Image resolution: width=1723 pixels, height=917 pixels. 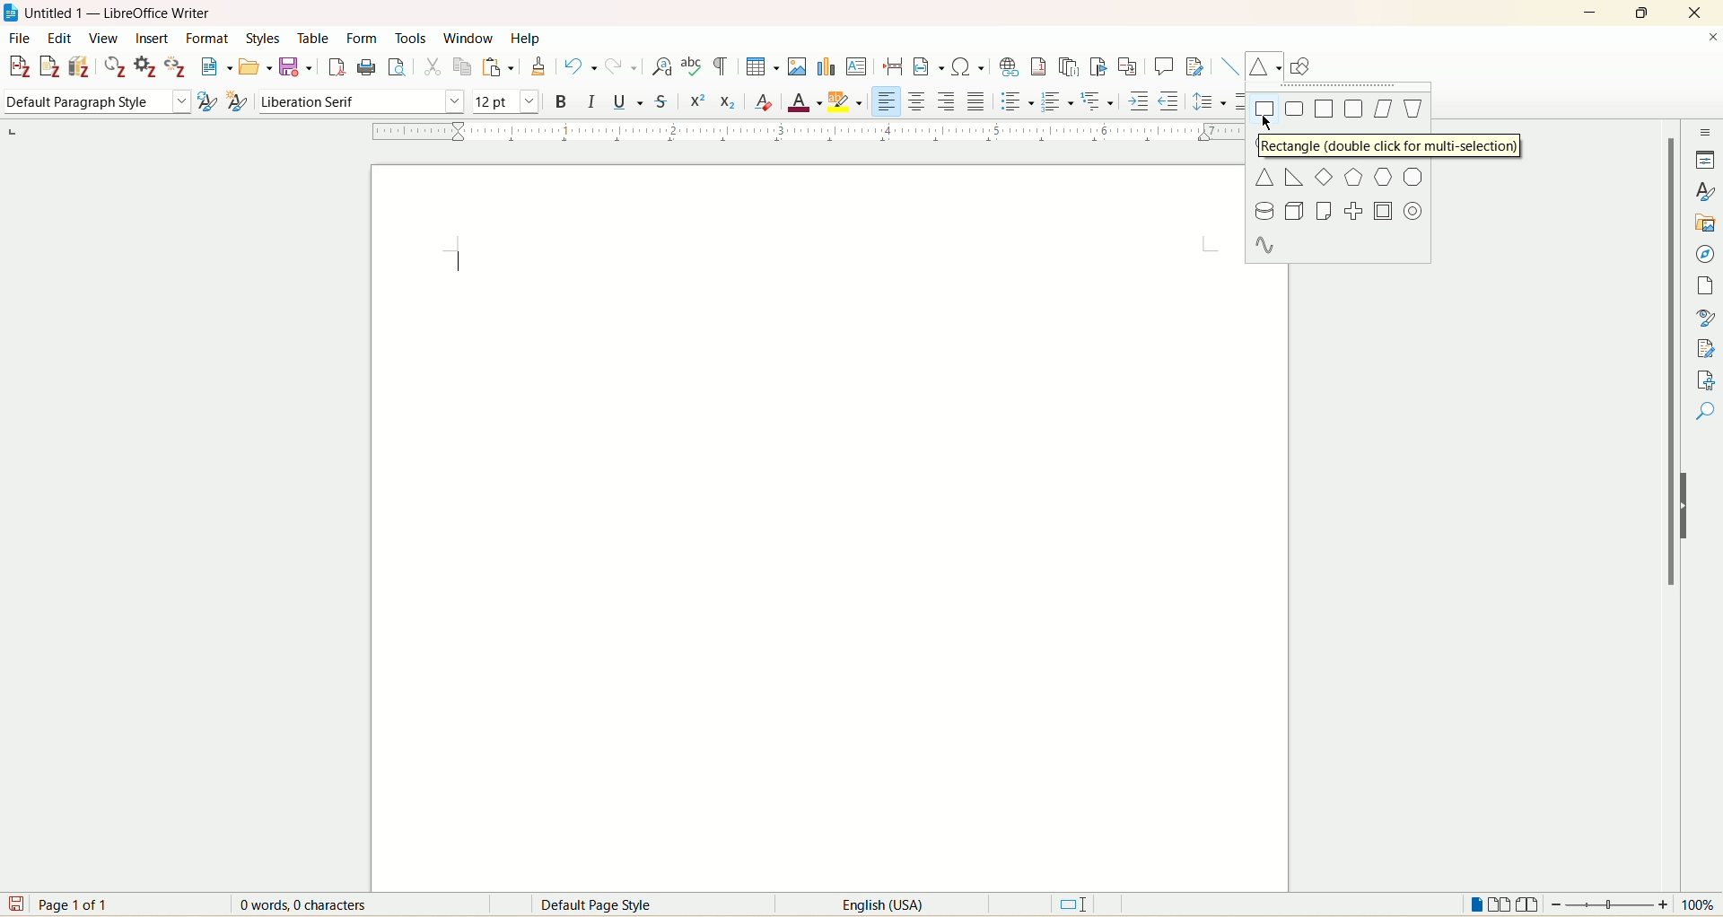 I want to click on save, so click(x=14, y=904).